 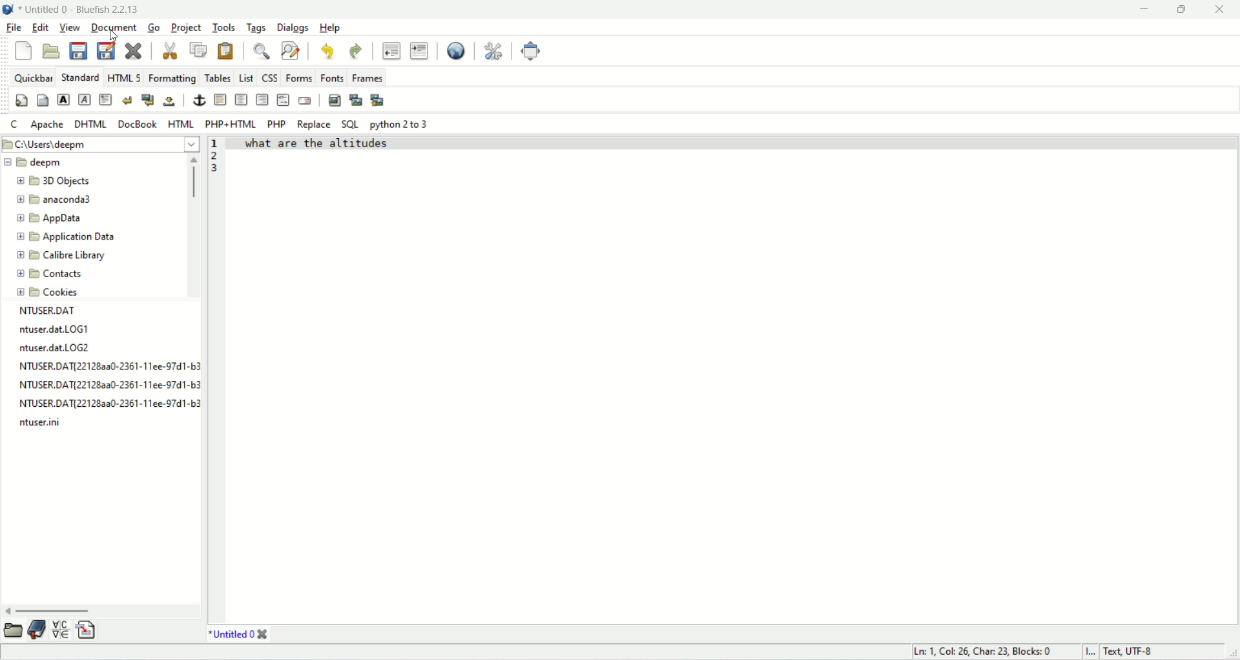 What do you see at coordinates (217, 155) in the screenshot?
I see `line number` at bounding box center [217, 155].